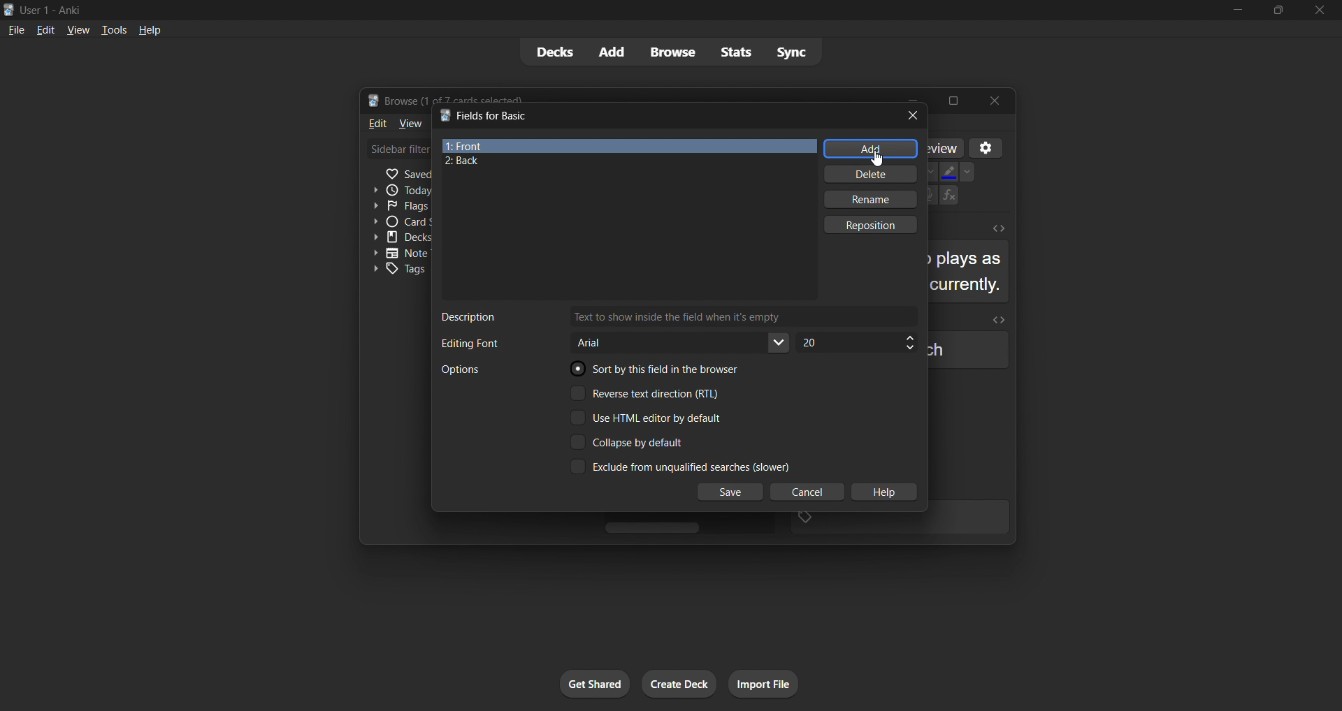 The height and width of the screenshot is (711, 1342). I want to click on help, so click(885, 493).